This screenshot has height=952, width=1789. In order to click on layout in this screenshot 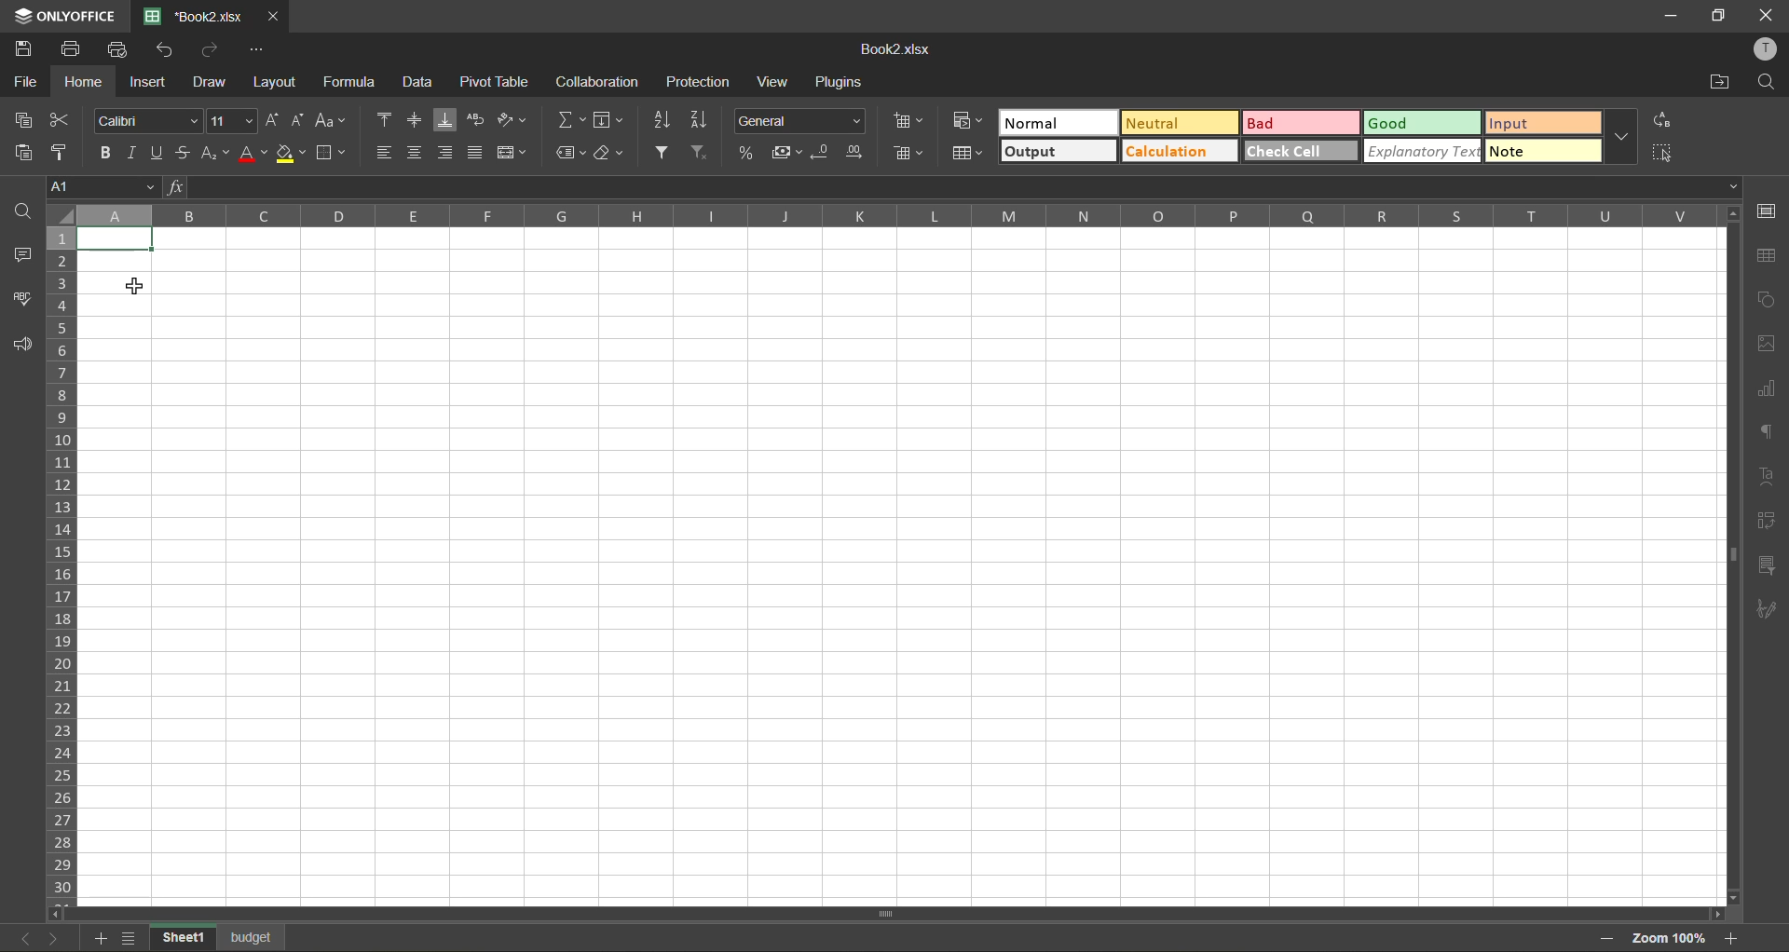, I will do `click(276, 82)`.